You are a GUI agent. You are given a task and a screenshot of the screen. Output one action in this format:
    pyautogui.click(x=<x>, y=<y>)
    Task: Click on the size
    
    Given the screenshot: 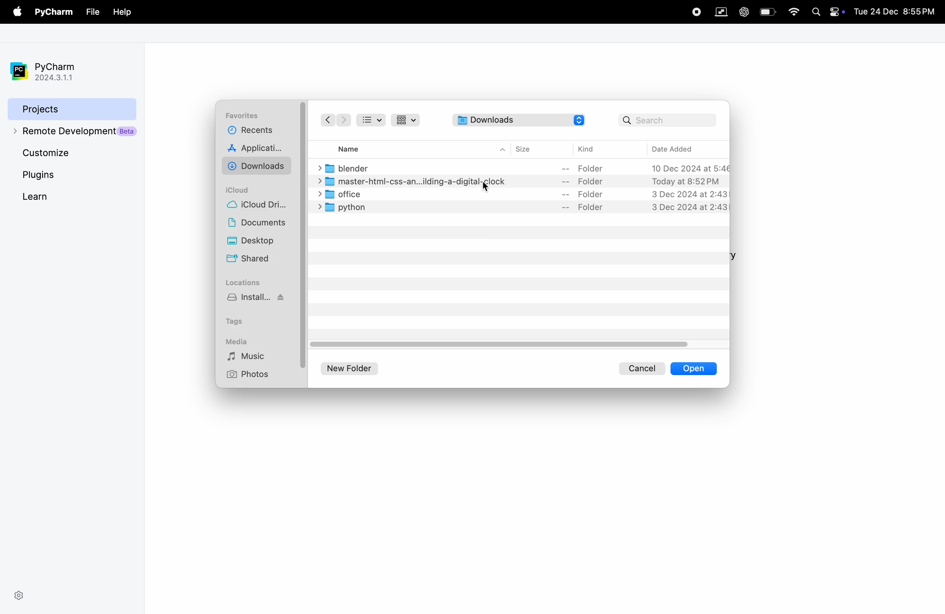 What is the action you would take?
    pyautogui.click(x=530, y=148)
    